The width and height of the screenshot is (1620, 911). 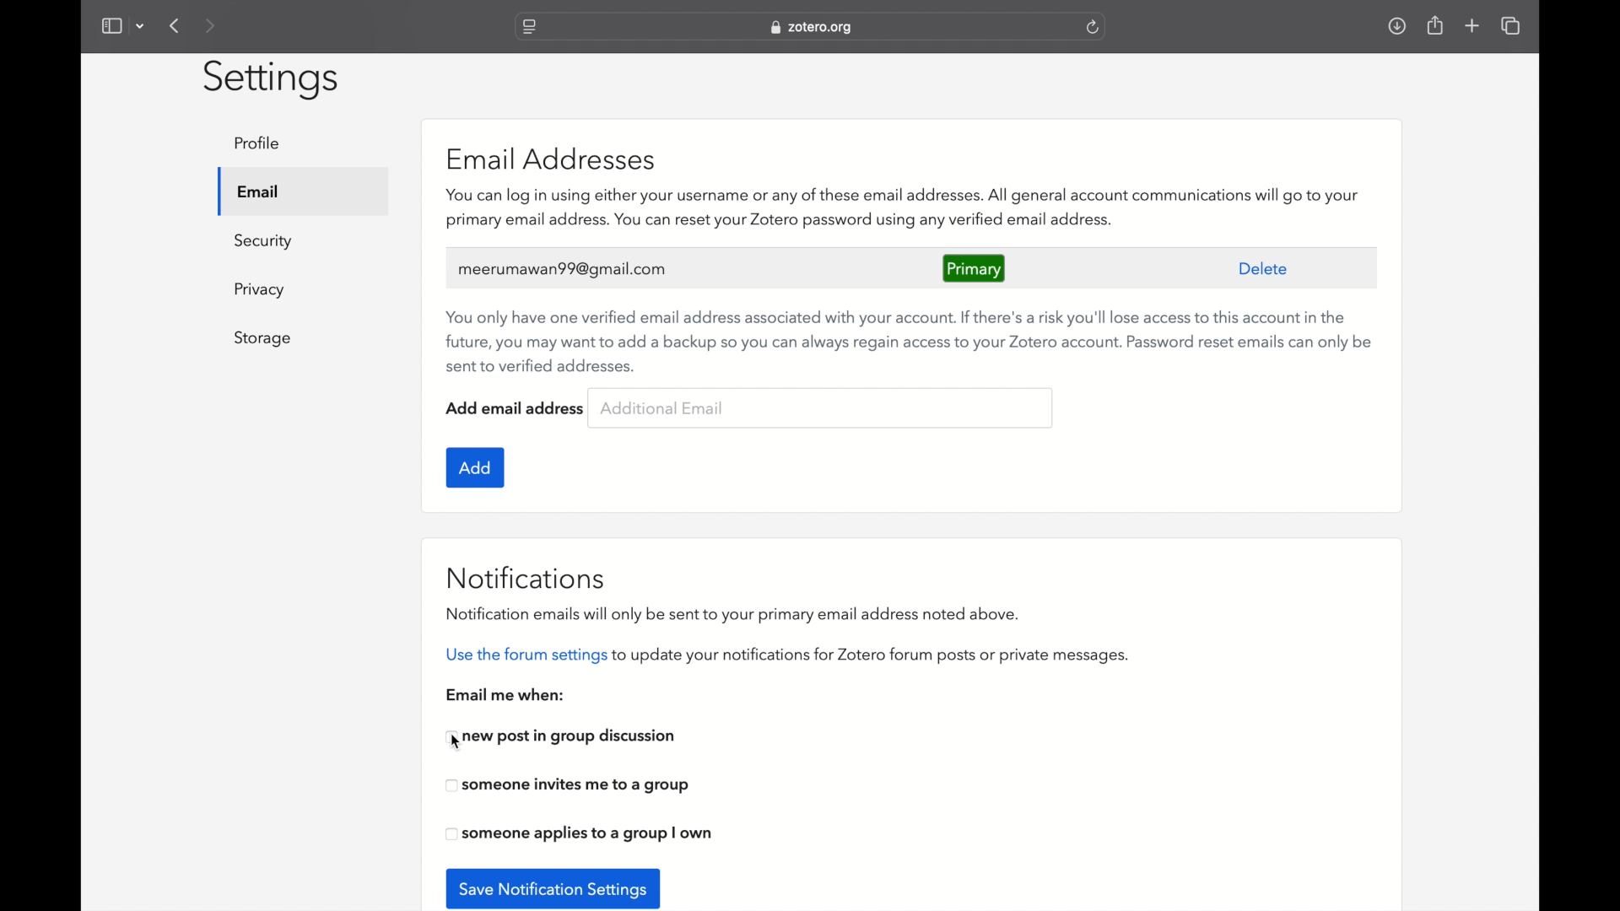 I want to click on dropdown, so click(x=141, y=27).